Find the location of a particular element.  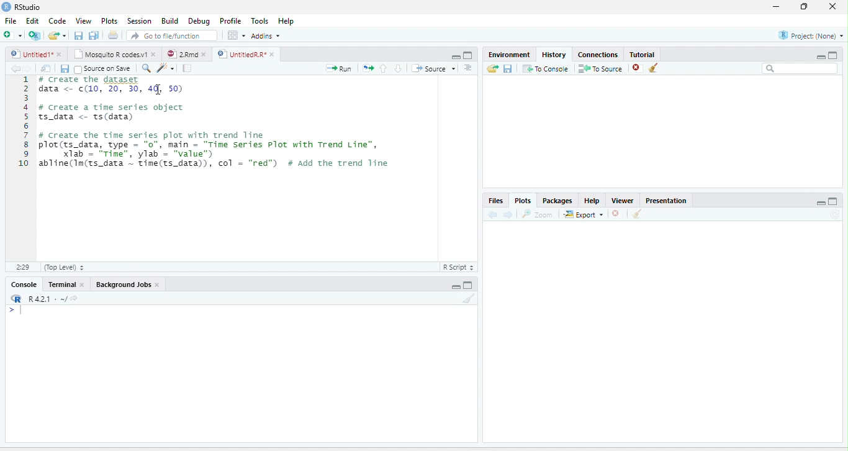

Project: (None) is located at coordinates (810, 35).